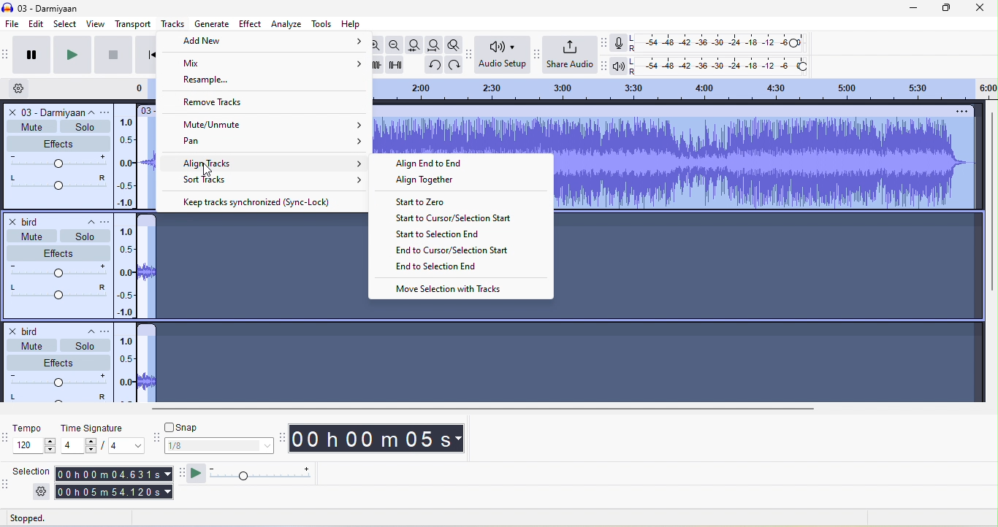 The height and width of the screenshot is (527, 998). Describe the element at coordinates (283, 436) in the screenshot. I see `audacity time toolbar` at that location.